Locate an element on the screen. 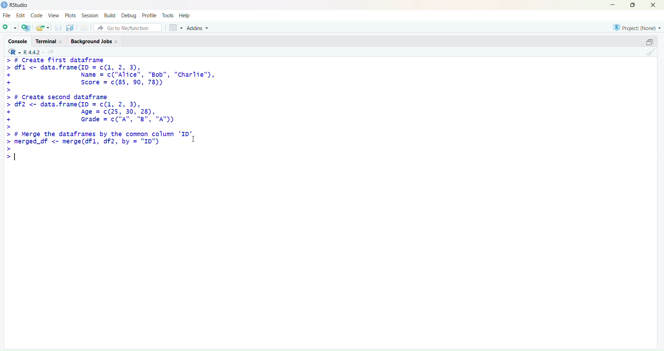  Plots is located at coordinates (70, 15).